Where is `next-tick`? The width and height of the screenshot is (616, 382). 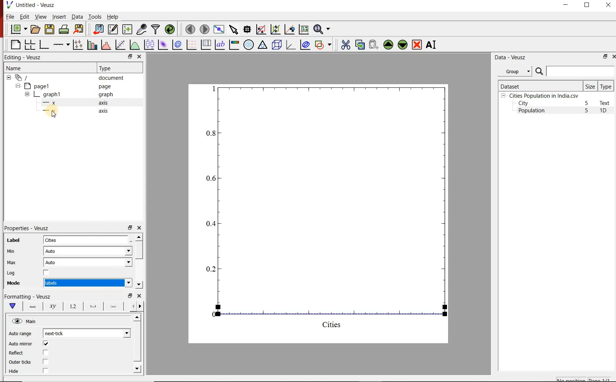 next-tick is located at coordinates (86, 333).